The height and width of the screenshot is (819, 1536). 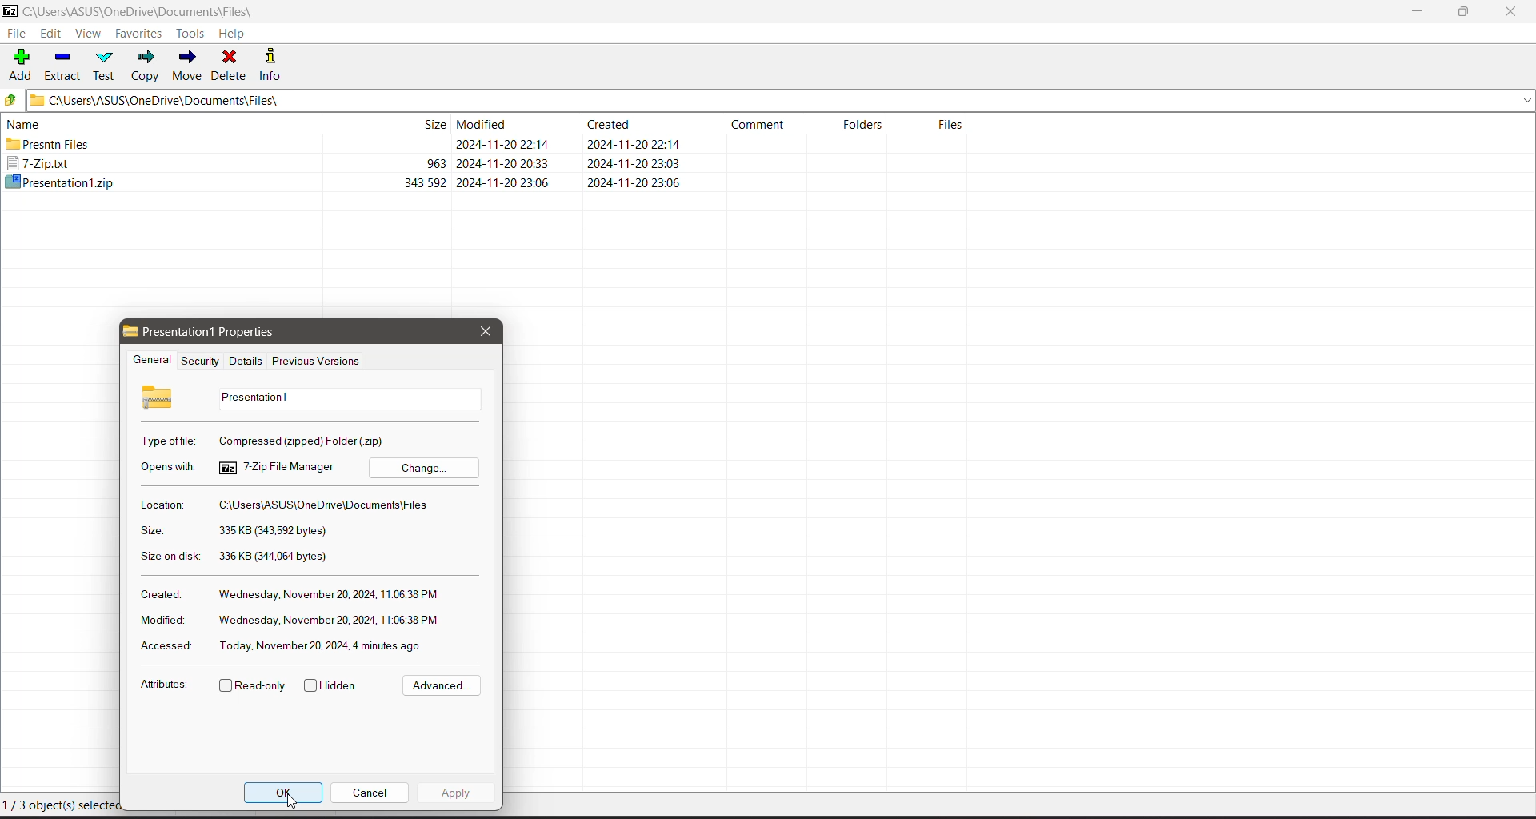 What do you see at coordinates (53, 34) in the screenshot?
I see `Edit` at bounding box center [53, 34].